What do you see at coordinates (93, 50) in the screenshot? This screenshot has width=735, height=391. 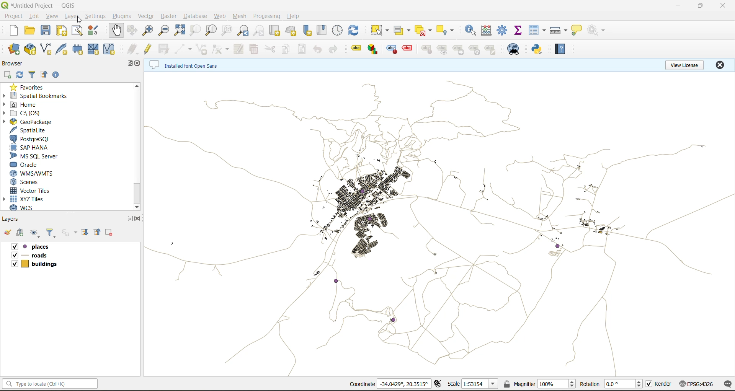 I see `mesh` at bounding box center [93, 50].